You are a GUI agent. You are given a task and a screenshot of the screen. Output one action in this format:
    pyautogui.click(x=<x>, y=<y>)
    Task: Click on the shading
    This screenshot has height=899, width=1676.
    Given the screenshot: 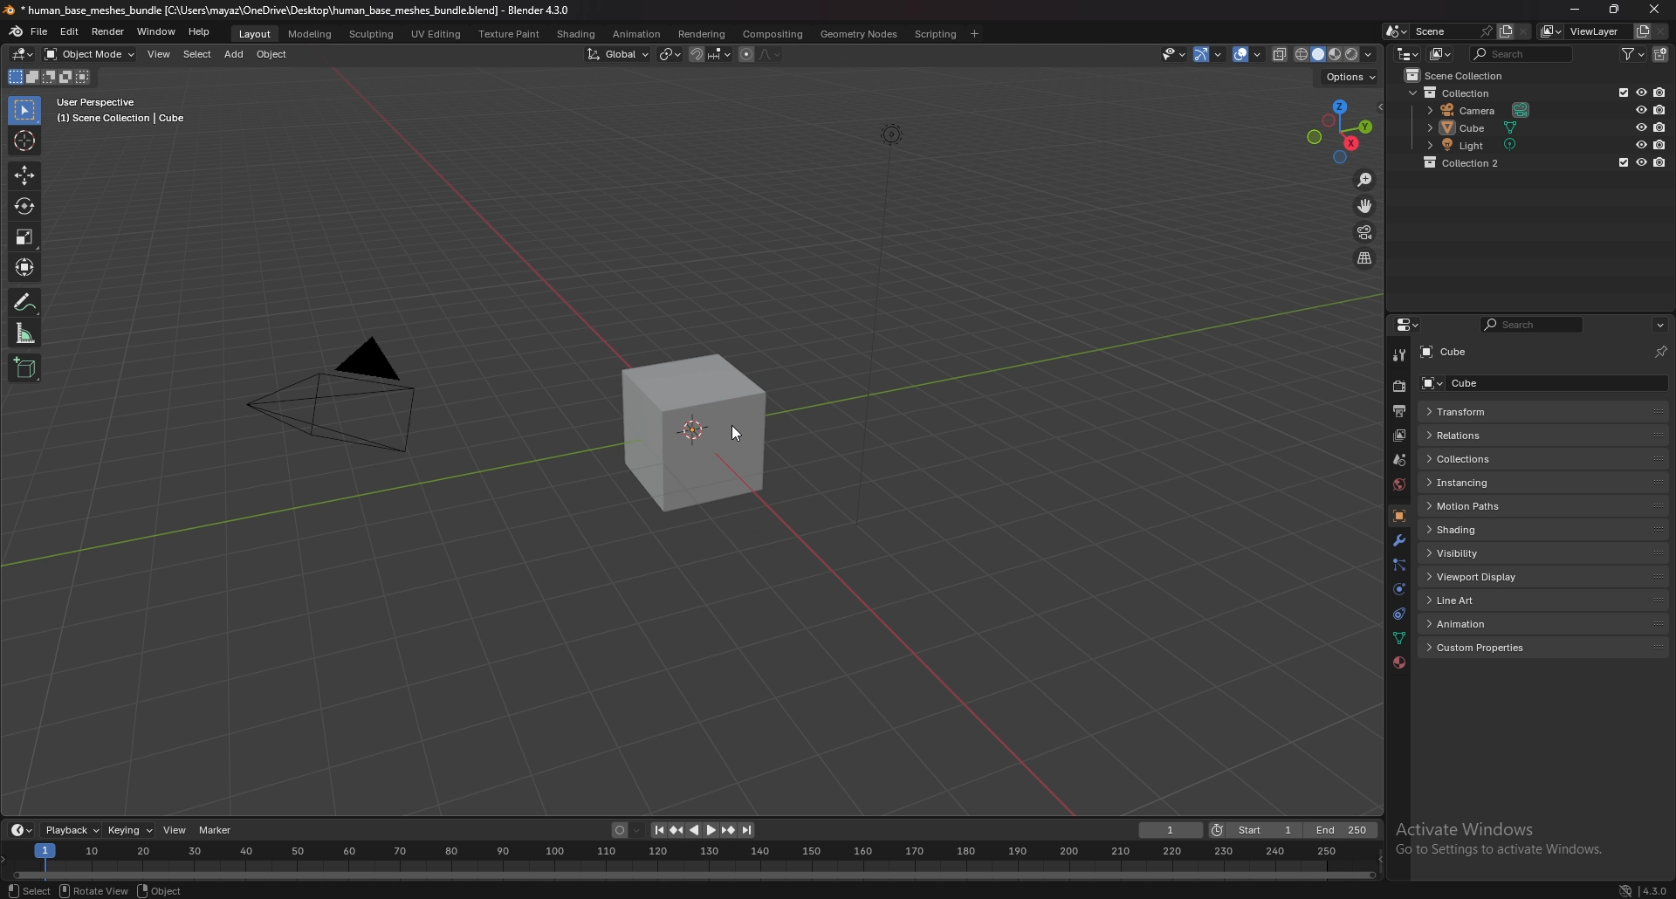 What is the action you would take?
    pyautogui.click(x=1369, y=53)
    